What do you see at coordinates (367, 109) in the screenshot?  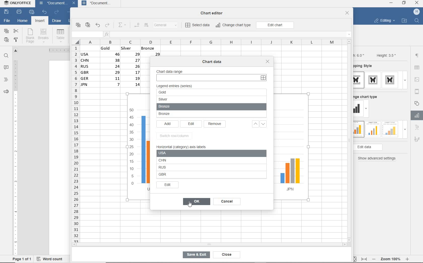 I see `dropdown` at bounding box center [367, 109].